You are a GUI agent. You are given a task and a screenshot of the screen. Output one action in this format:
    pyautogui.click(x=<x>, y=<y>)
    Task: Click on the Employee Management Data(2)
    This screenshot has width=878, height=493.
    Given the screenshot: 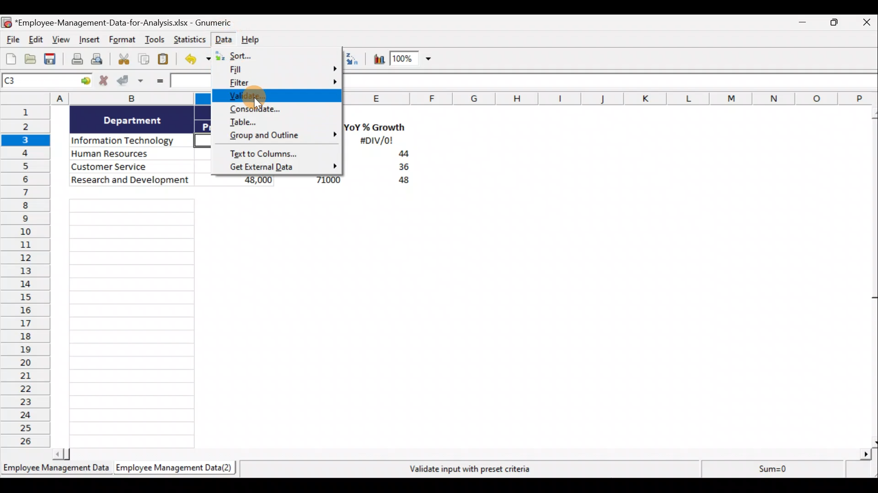 What is the action you would take?
    pyautogui.click(x=172, y=469)
    